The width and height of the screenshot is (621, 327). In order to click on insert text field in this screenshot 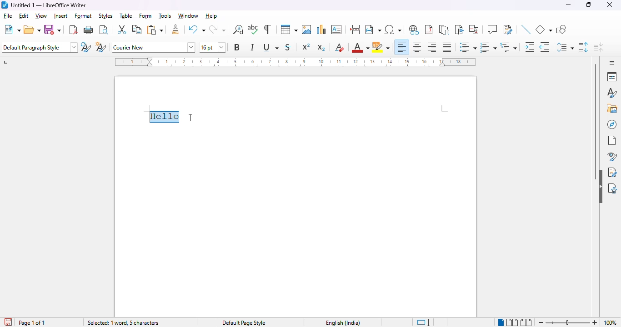, I will do `click(373, 29)`.